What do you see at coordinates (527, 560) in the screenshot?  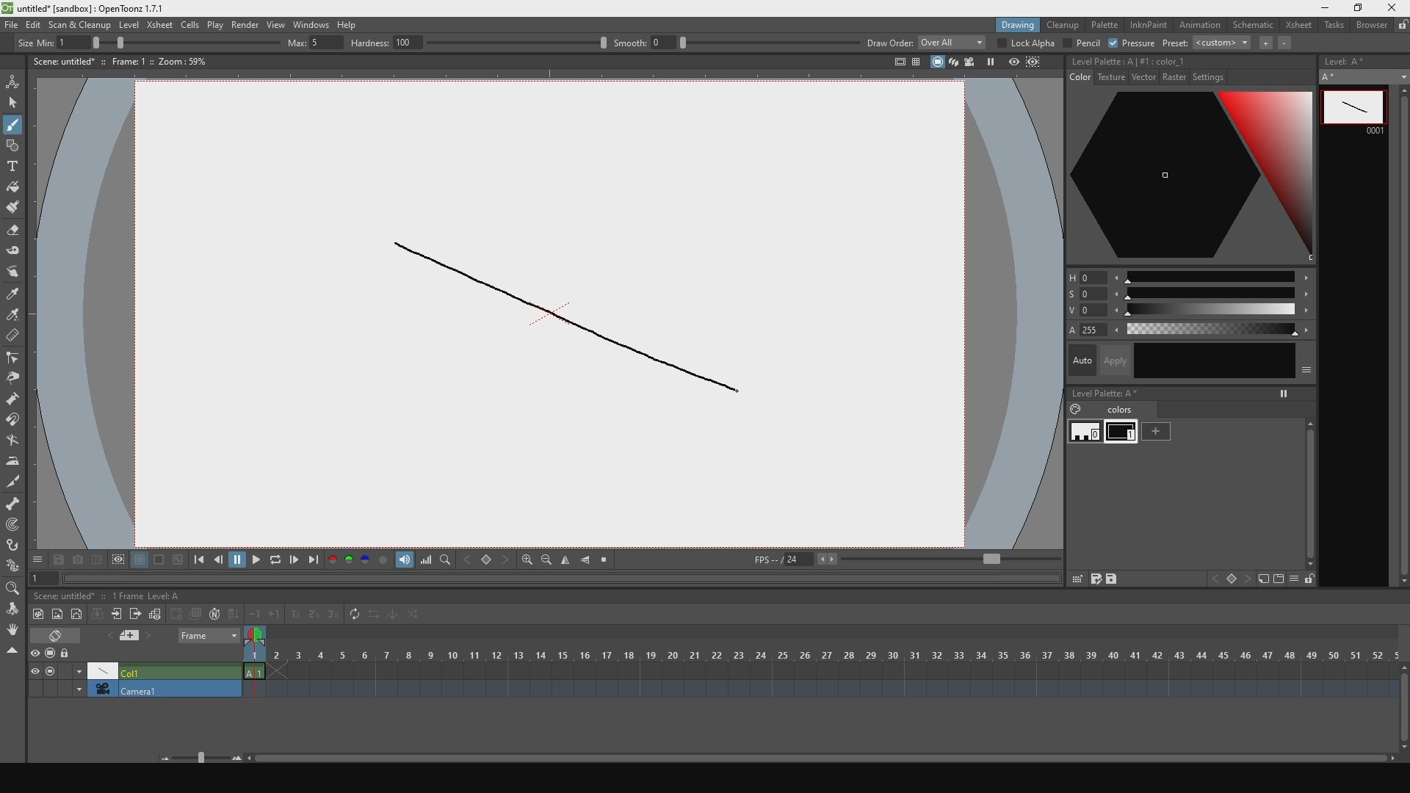 I see `zoom in` at bounding box center [527, 560].